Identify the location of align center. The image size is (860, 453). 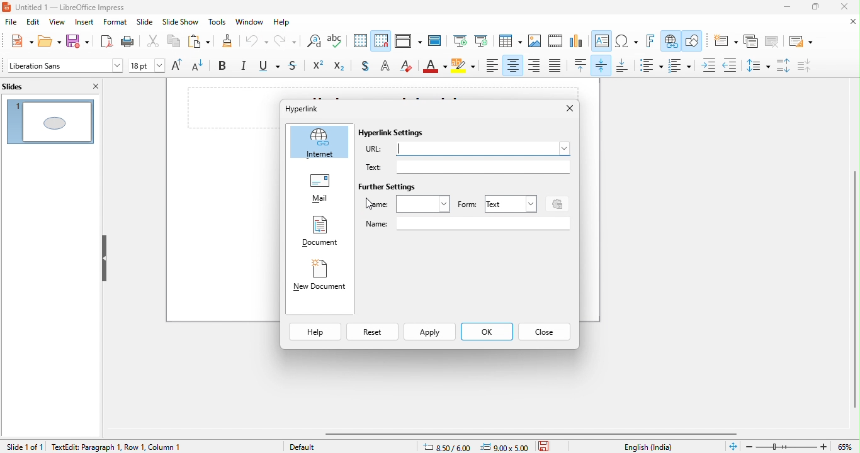
(513, 65).